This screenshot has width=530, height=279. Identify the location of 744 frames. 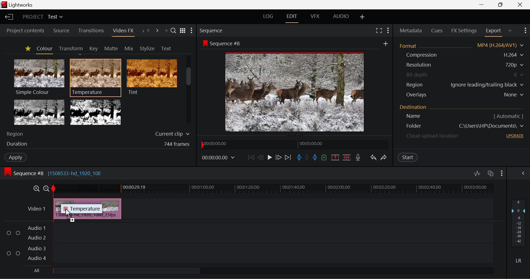
(177, 144).